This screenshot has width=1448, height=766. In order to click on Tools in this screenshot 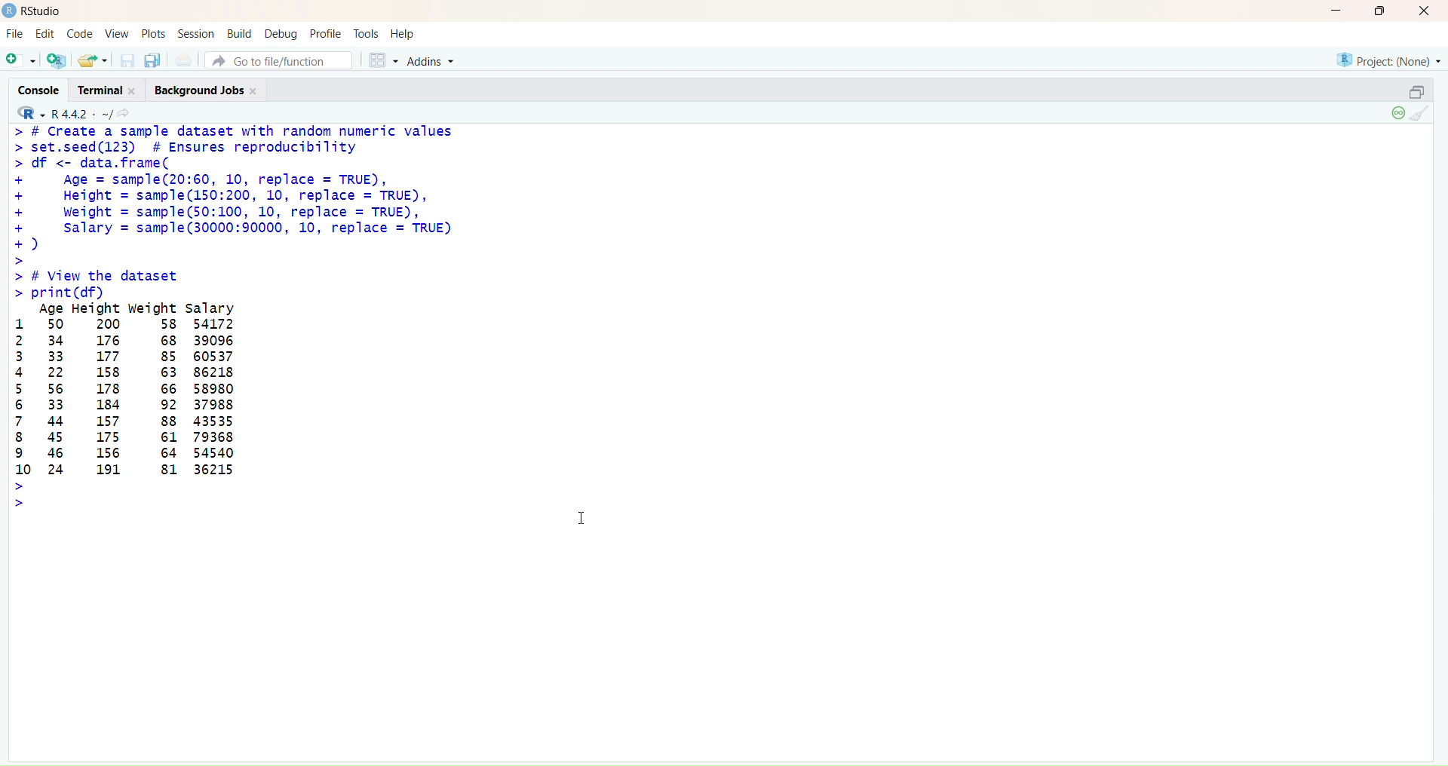, I will do `click(365, 32)`.